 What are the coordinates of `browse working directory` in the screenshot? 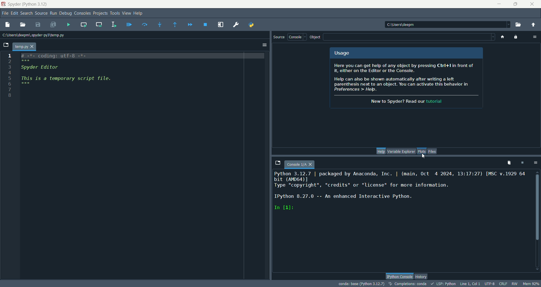 It's located at (518, 25).